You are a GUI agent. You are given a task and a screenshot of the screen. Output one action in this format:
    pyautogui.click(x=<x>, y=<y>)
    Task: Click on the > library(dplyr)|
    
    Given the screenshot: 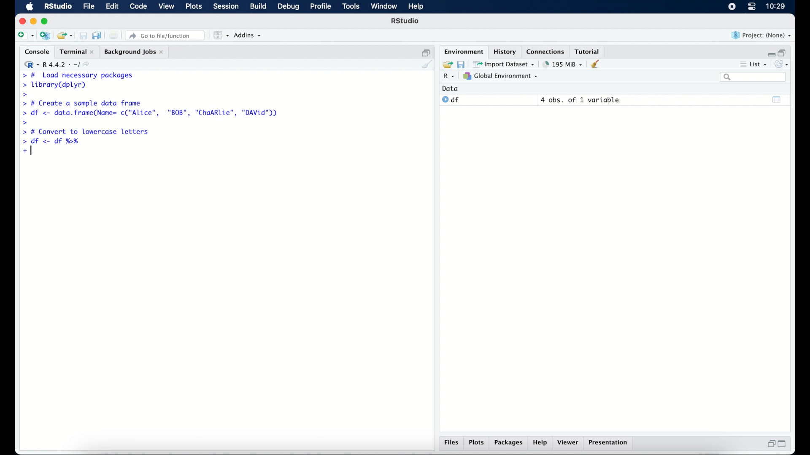 What is the action you would take?
    pyautogui.click(x=56, y=85)
    